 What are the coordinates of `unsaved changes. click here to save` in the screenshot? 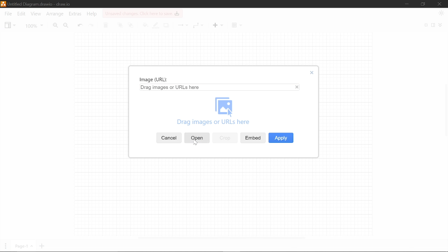 It's located at (142, 13).